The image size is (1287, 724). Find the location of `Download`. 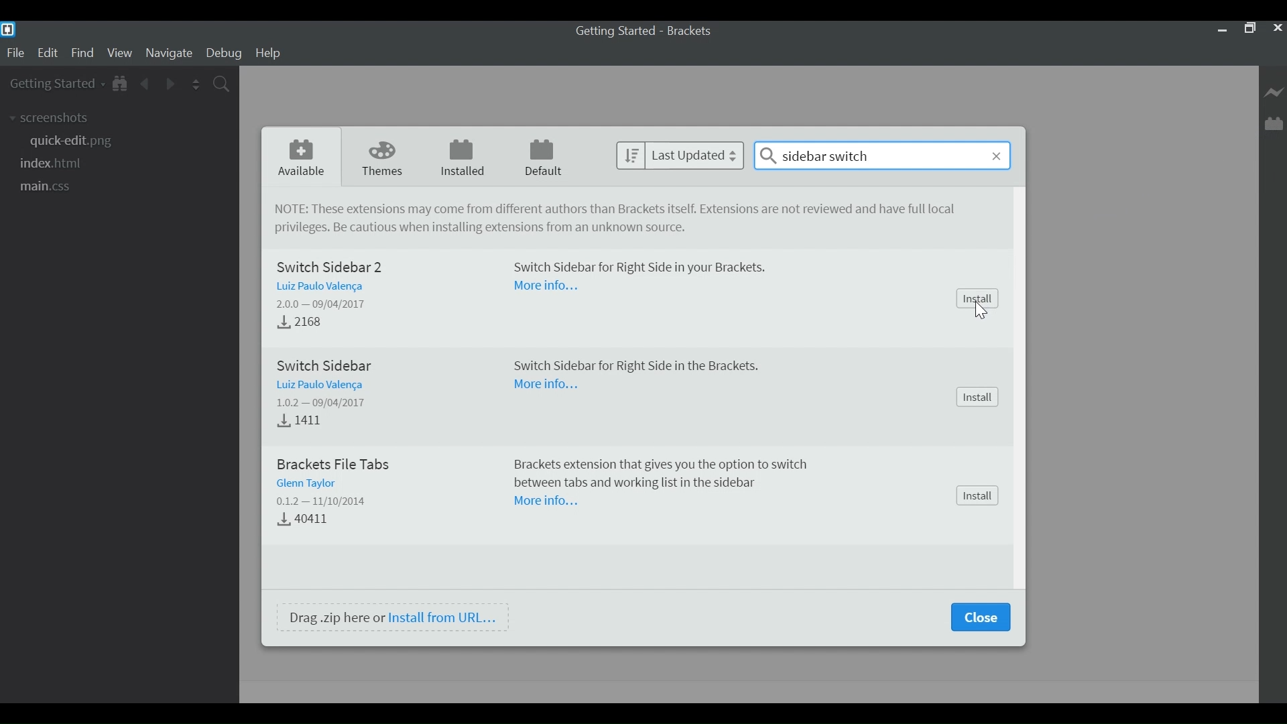

Download is located at coordinates (301, 322).